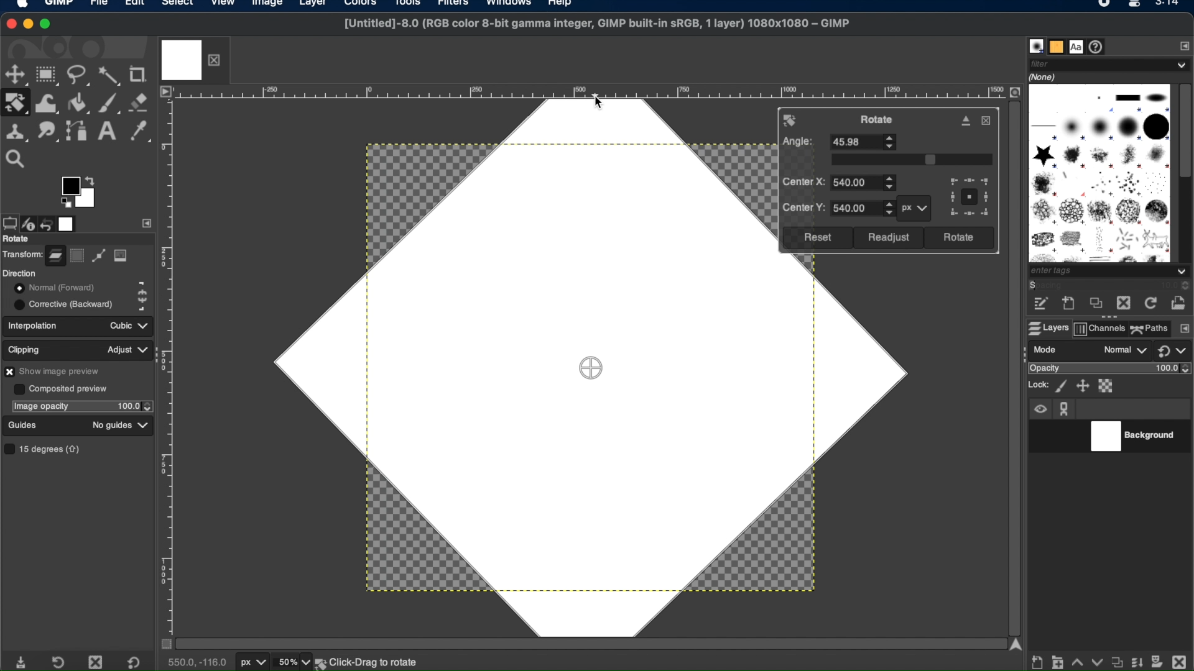  What do you see at coordinates (48, 222) in the screenshot?
I see `undo history` at bounding box center [48, 222].